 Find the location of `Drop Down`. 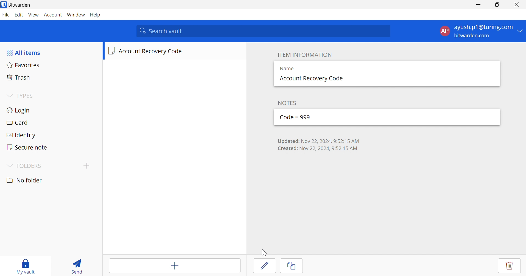

Drop Down is located at coordinates (9, 165).